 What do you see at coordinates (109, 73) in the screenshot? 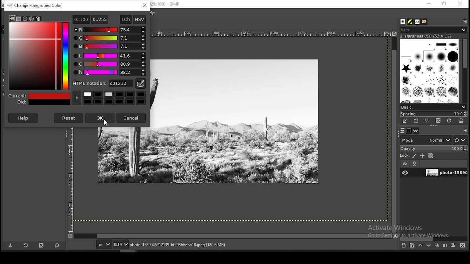
I see `lch hue` at bounding box center [109, 73].